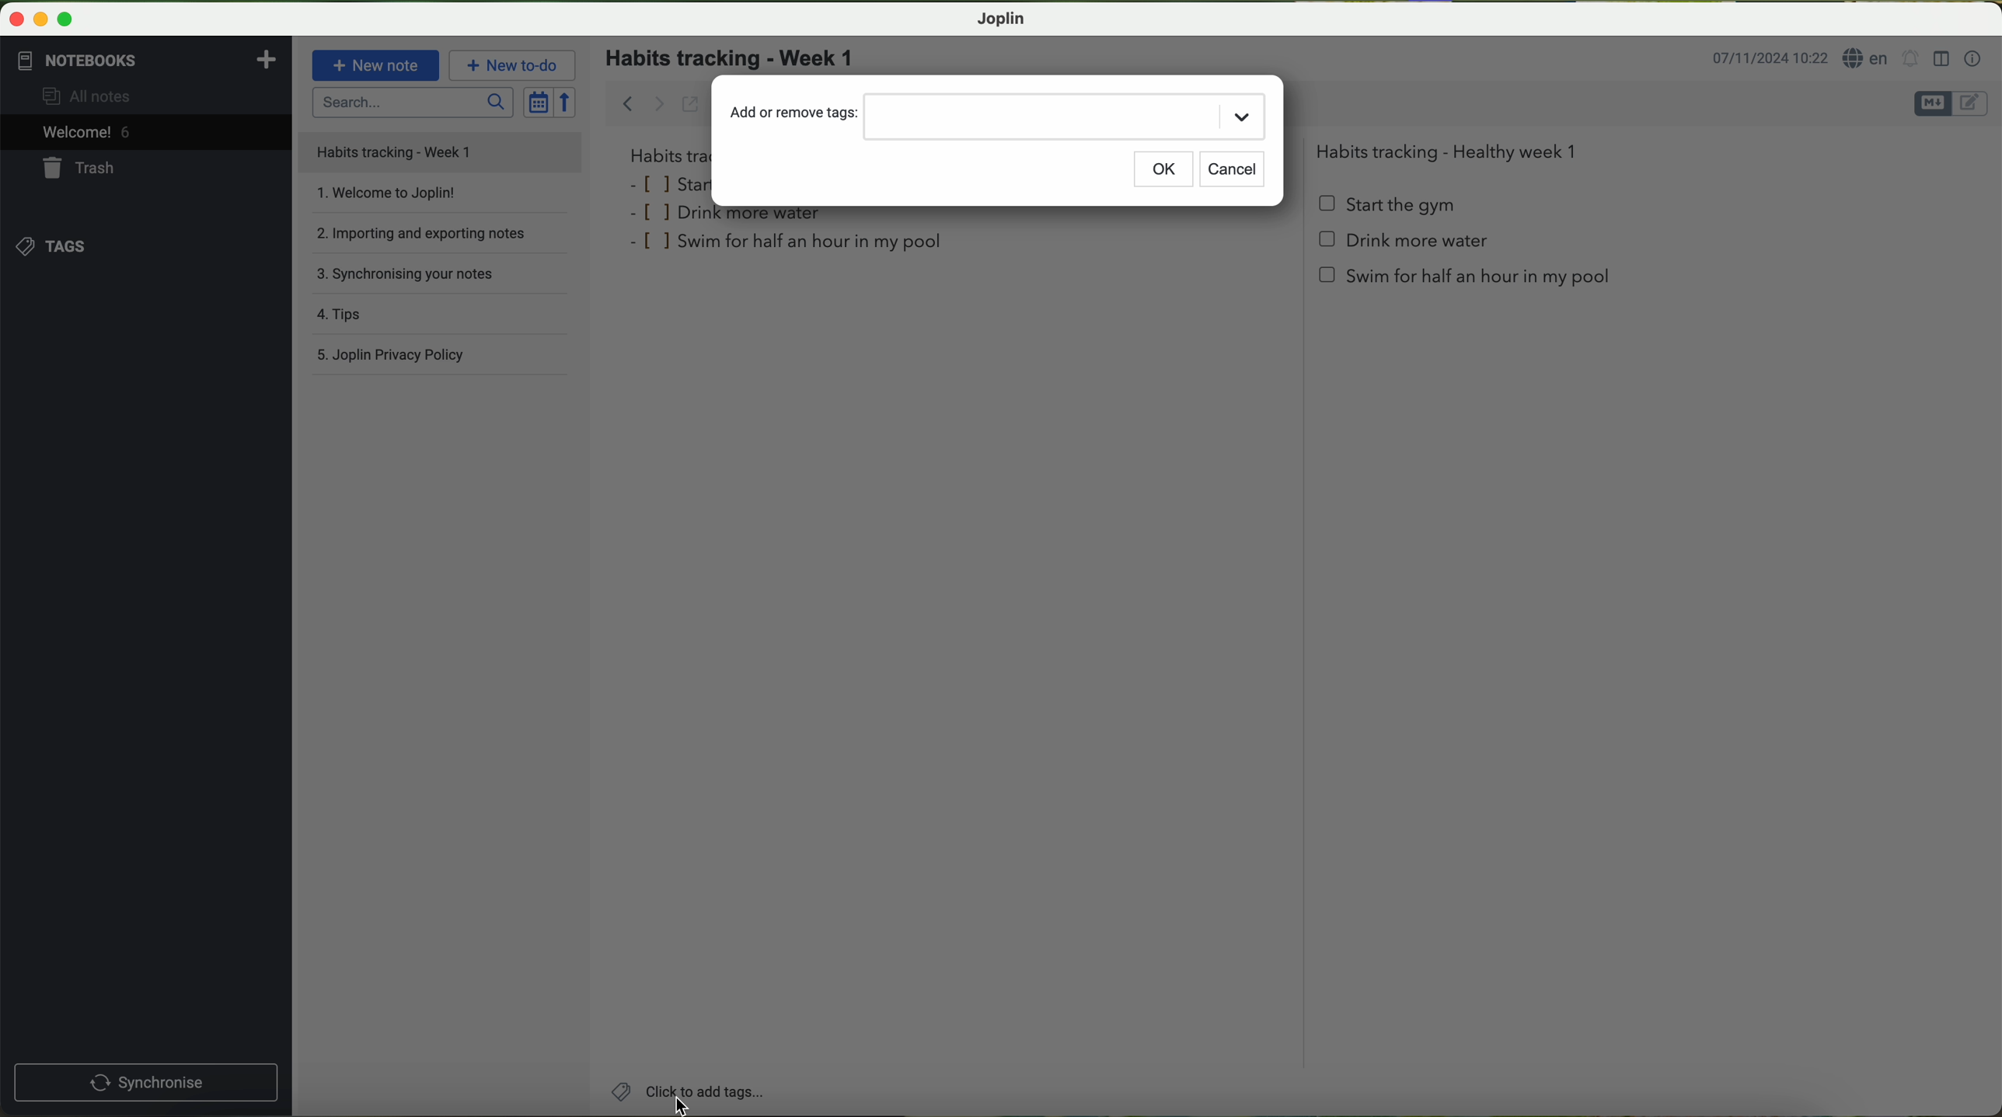  I want to click on search bar, so click(411, 102).